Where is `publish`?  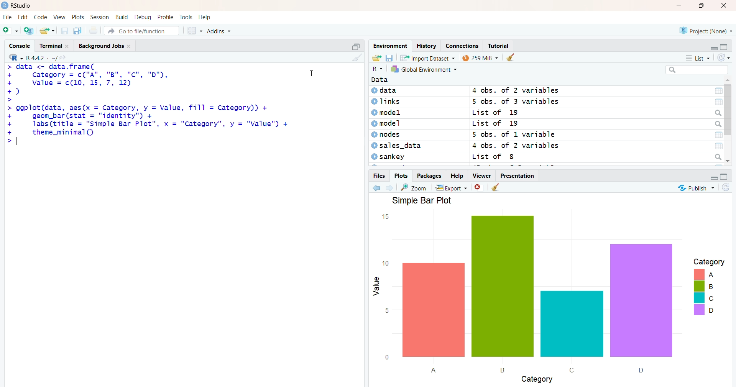 publish is located at coordinates (695, 187).